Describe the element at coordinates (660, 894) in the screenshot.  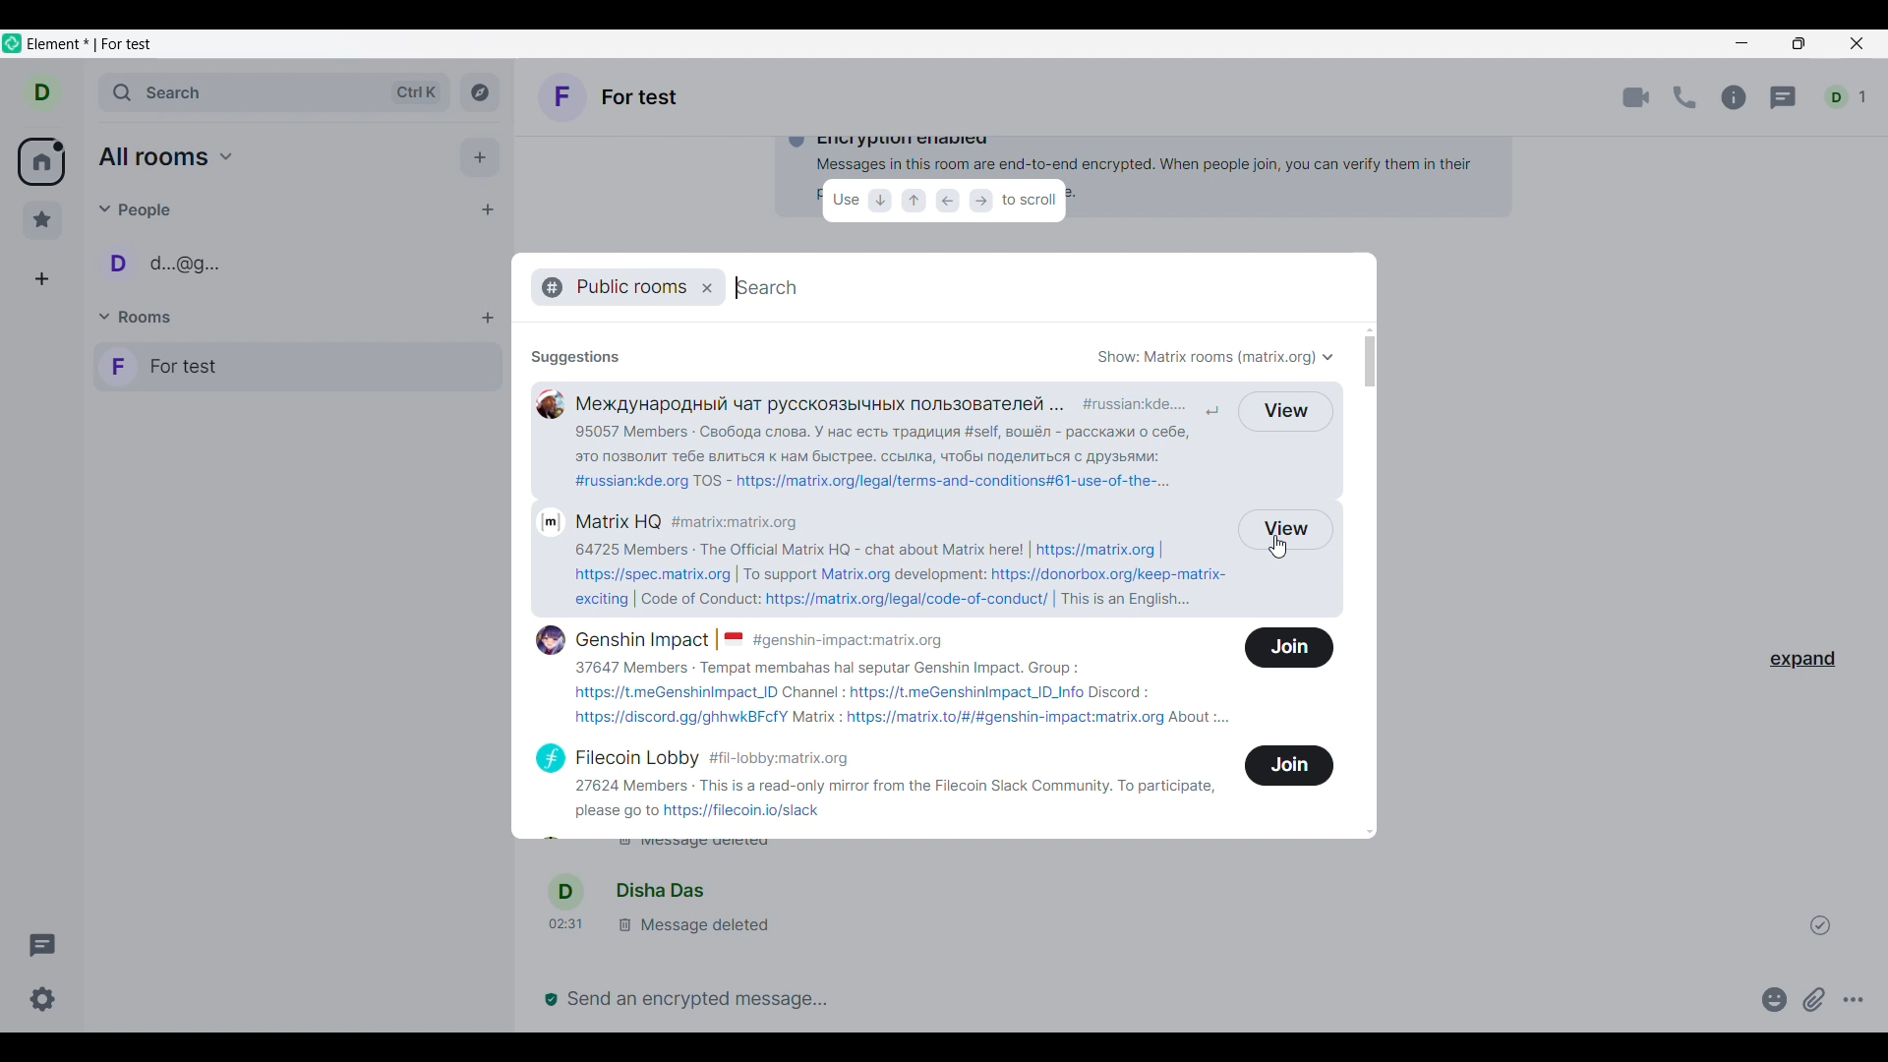
I see `Disha Das` at that location.